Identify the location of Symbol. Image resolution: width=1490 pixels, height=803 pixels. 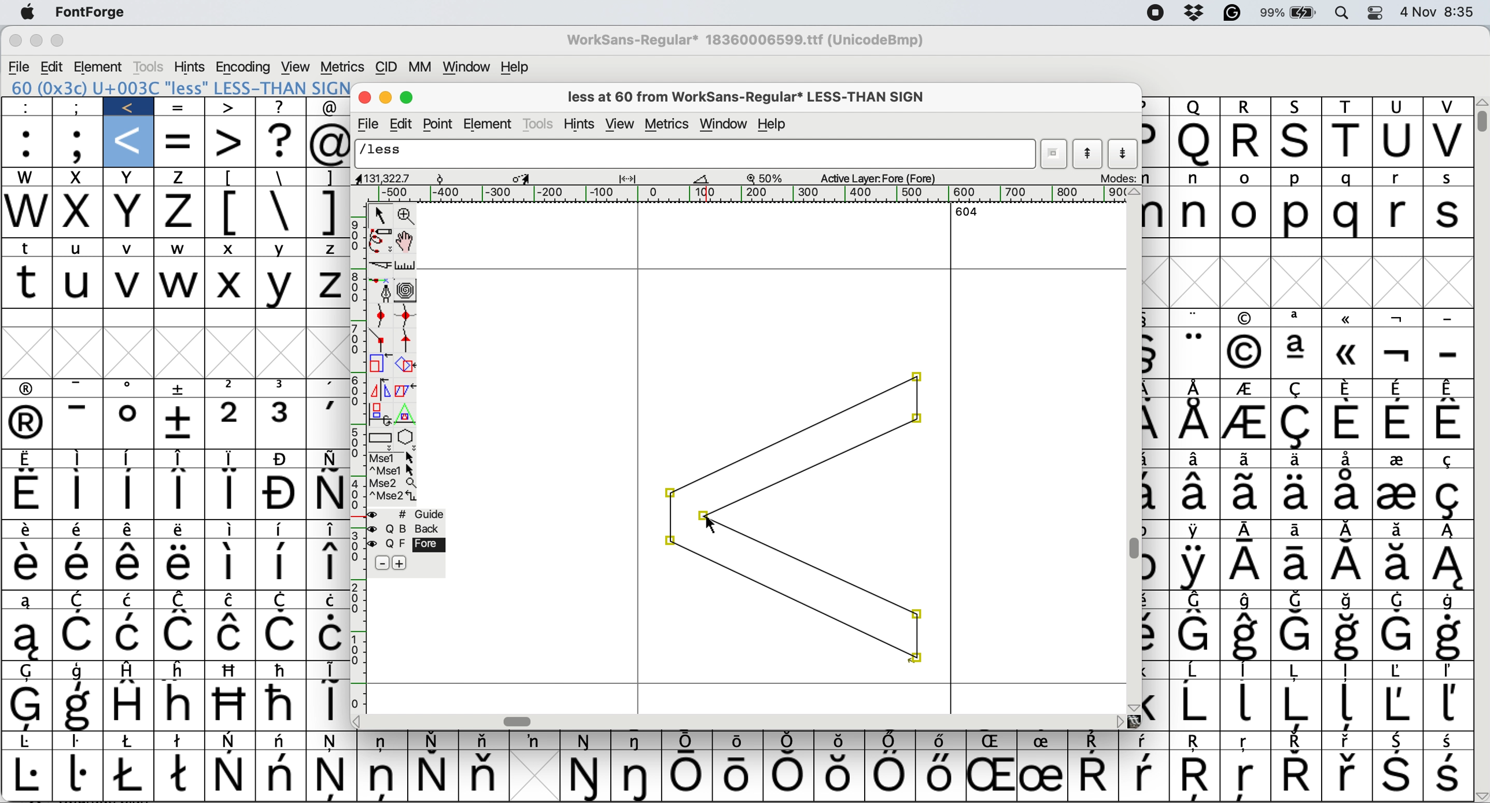
(29, 775).